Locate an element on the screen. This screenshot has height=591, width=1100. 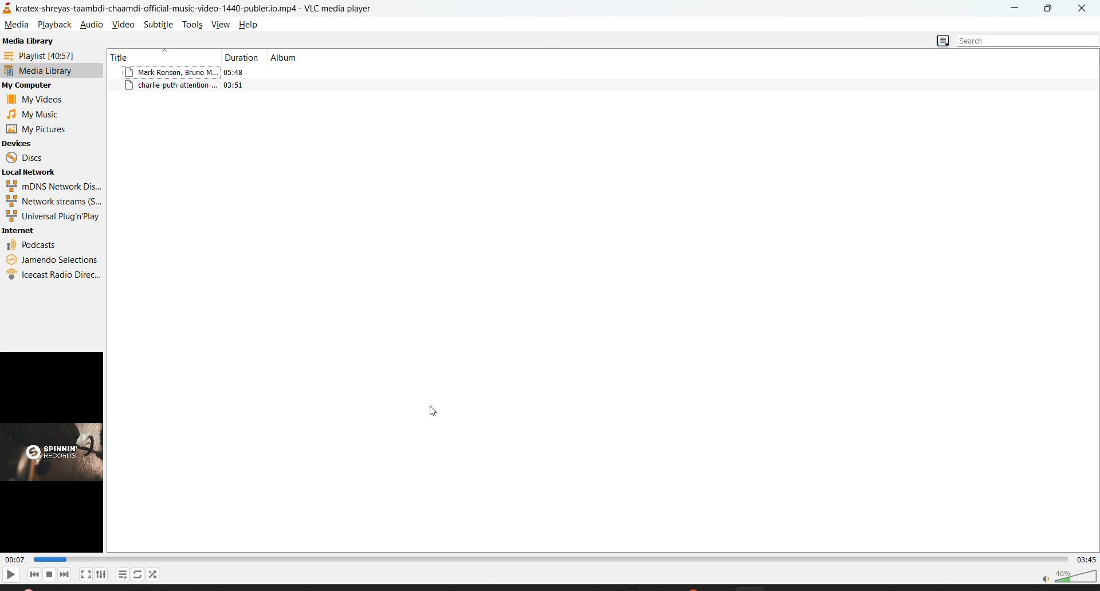
media library is located at coordinates (40, 70).